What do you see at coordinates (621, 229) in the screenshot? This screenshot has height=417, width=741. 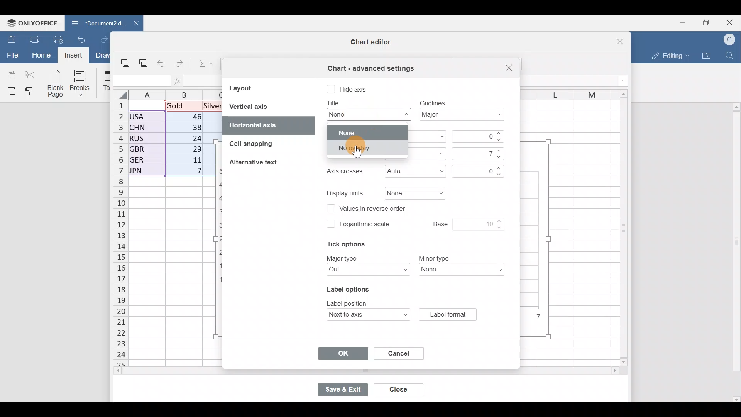 I see `Scroll bar` at bounding box center [621, 229].